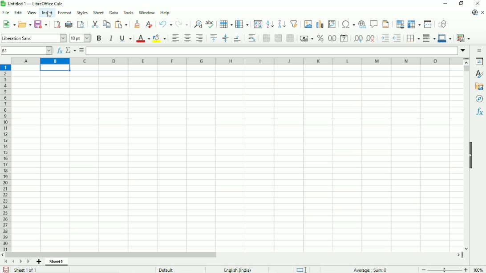 The width and height of the screenshot is (486, 273). Describe the element at coordinates (6, 12) in the screenshot. I see `File` at that location.